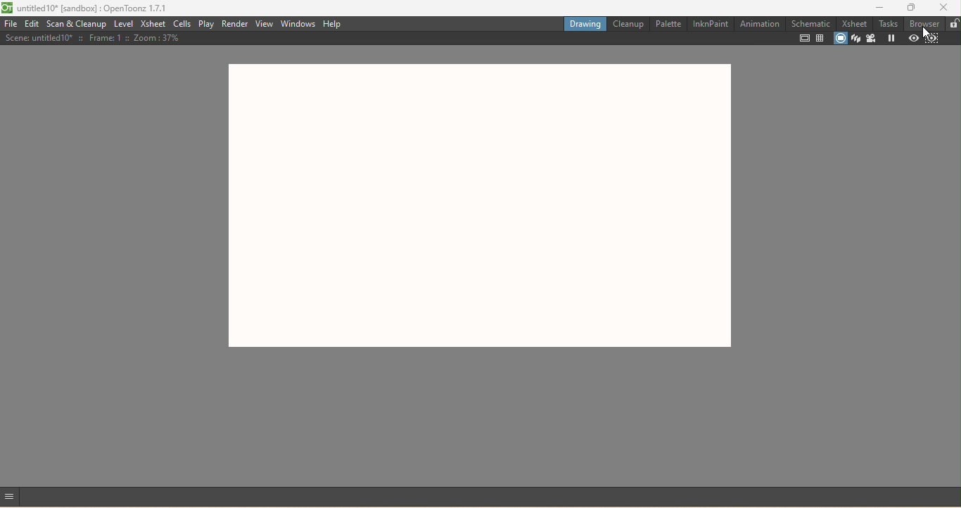 The image size is (961, 508). What do you see at coordinates (32, 23) in the screenshot?
I see `Edit` at bounding box center [32, 23].